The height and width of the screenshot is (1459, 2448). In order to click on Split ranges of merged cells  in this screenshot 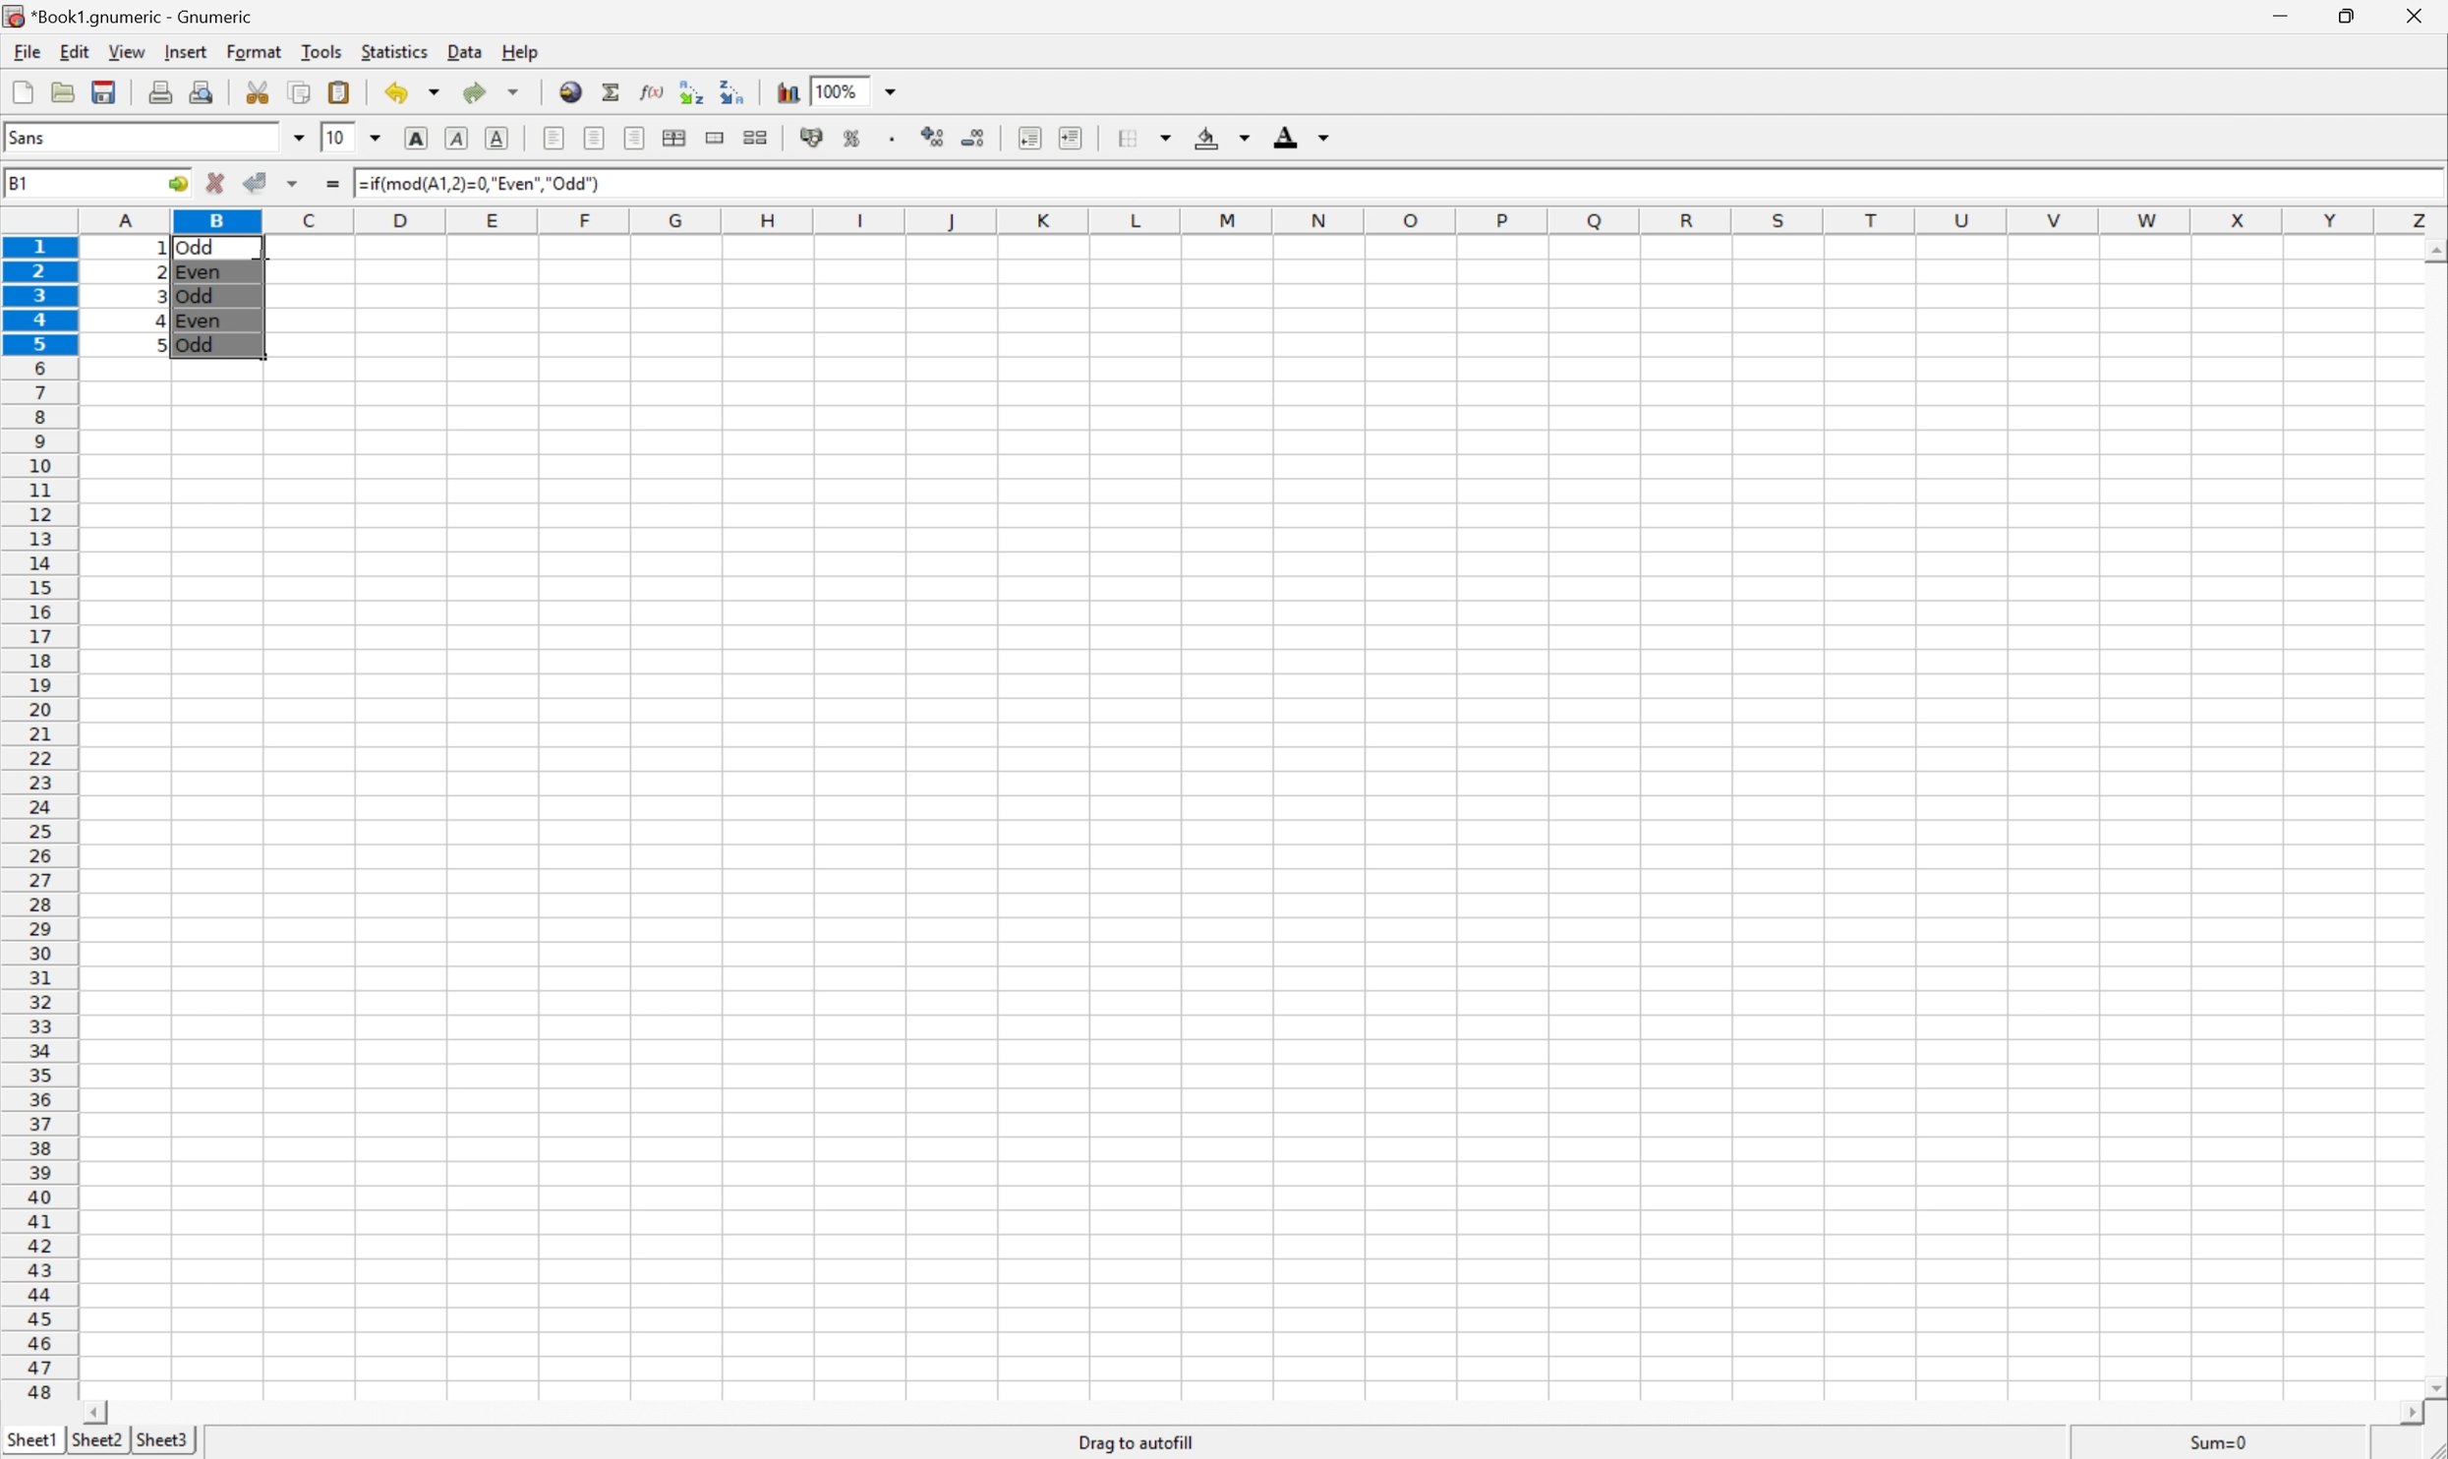, I will do `click(756, 137)`.